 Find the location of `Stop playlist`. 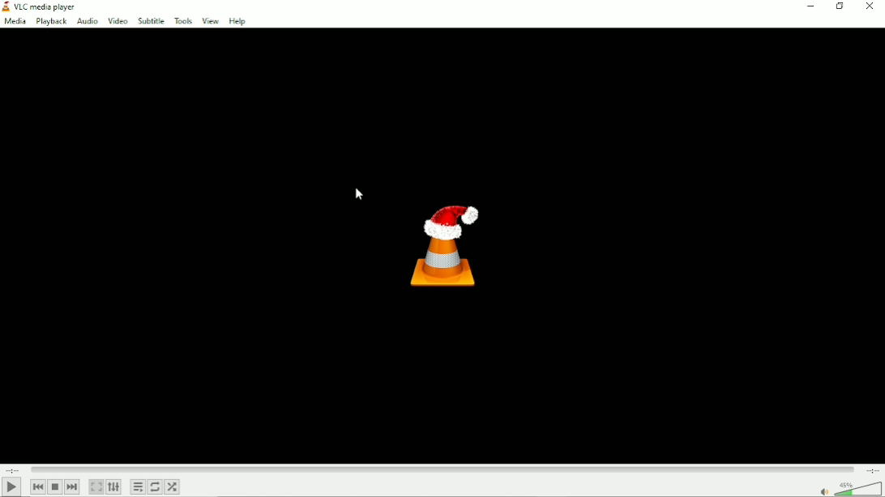

Stop playlist is located at coordinates (55, 487).